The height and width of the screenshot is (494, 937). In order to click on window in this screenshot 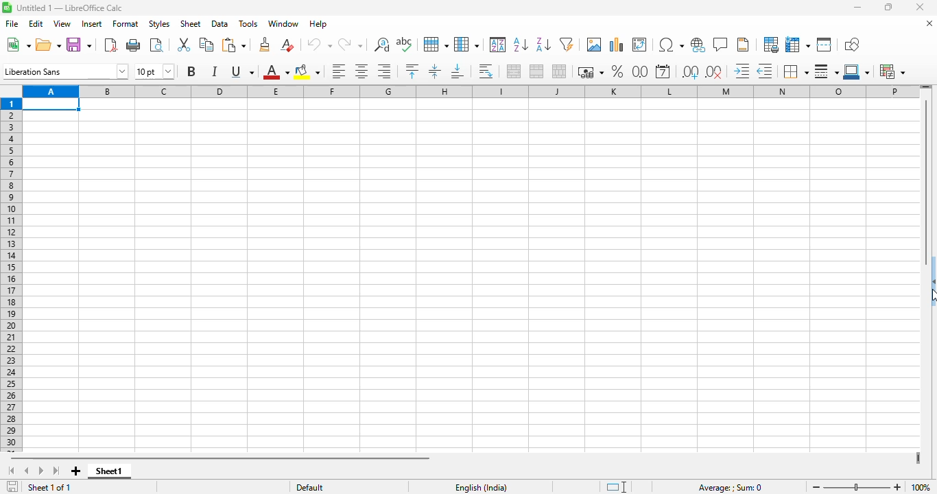, I will do `click(283, 23)`.